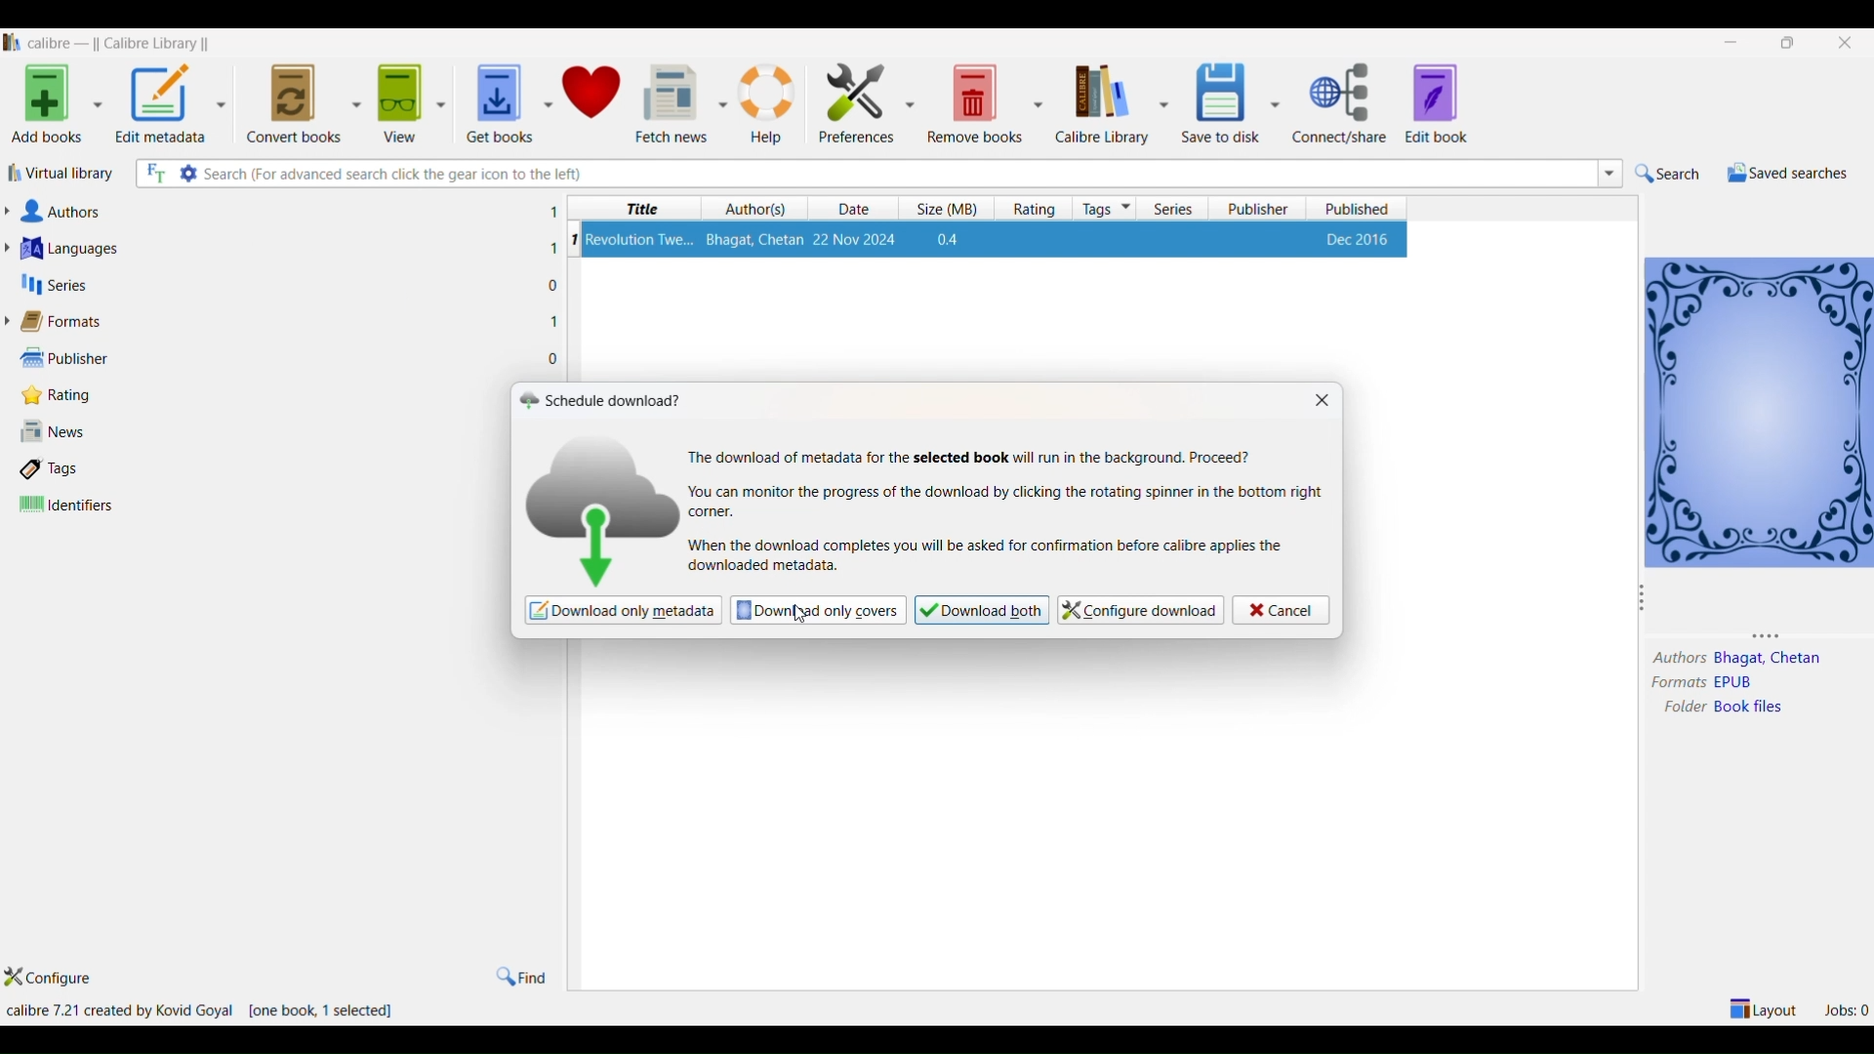  Describe the element at coordinates (55, 285) in the screenshot. I see `series and number of series` at that location.